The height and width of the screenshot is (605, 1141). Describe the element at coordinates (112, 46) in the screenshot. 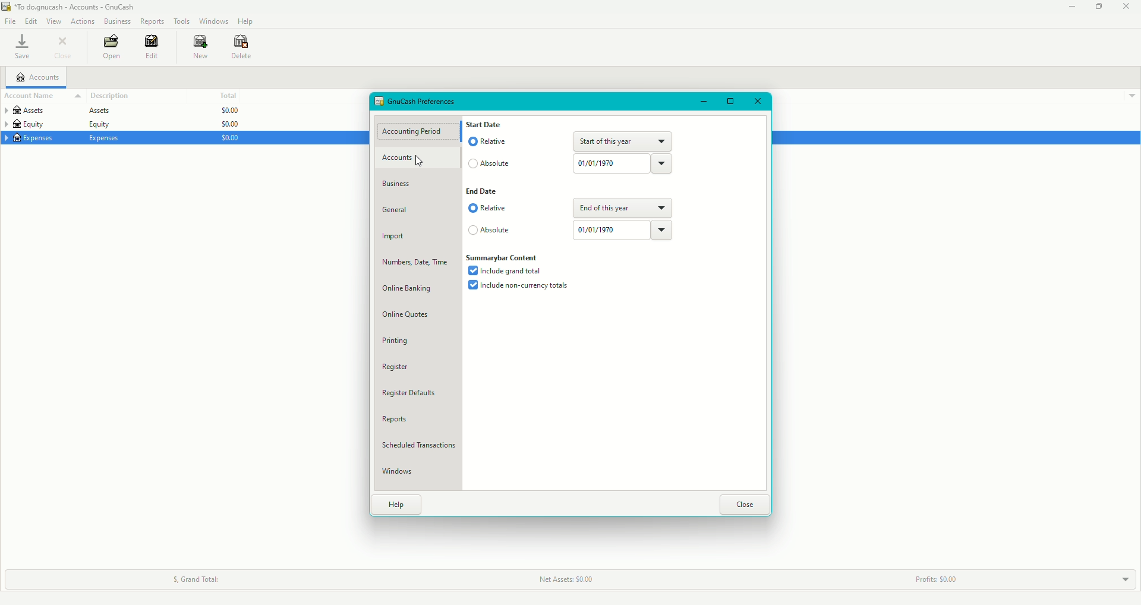

I see `Open` at that location.